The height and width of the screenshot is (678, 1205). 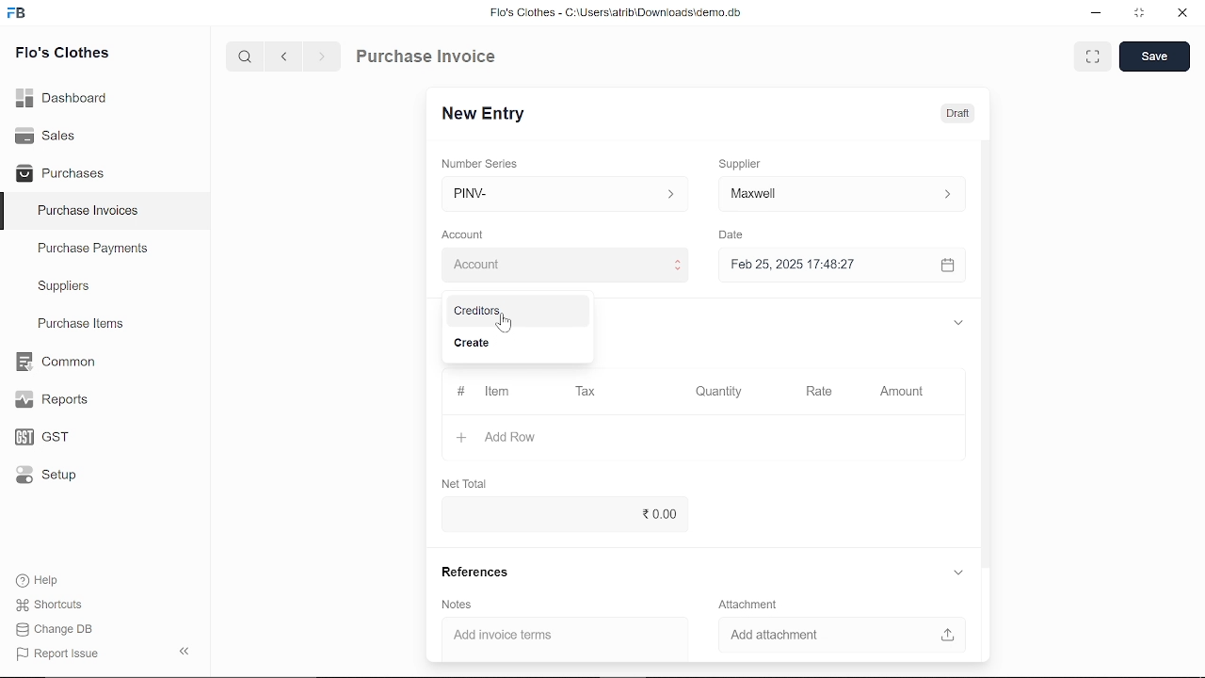 I want to click on Flo's Clothes - C:\Users\alrib\Downioads'cemo.db., so click(x=615, y=16).